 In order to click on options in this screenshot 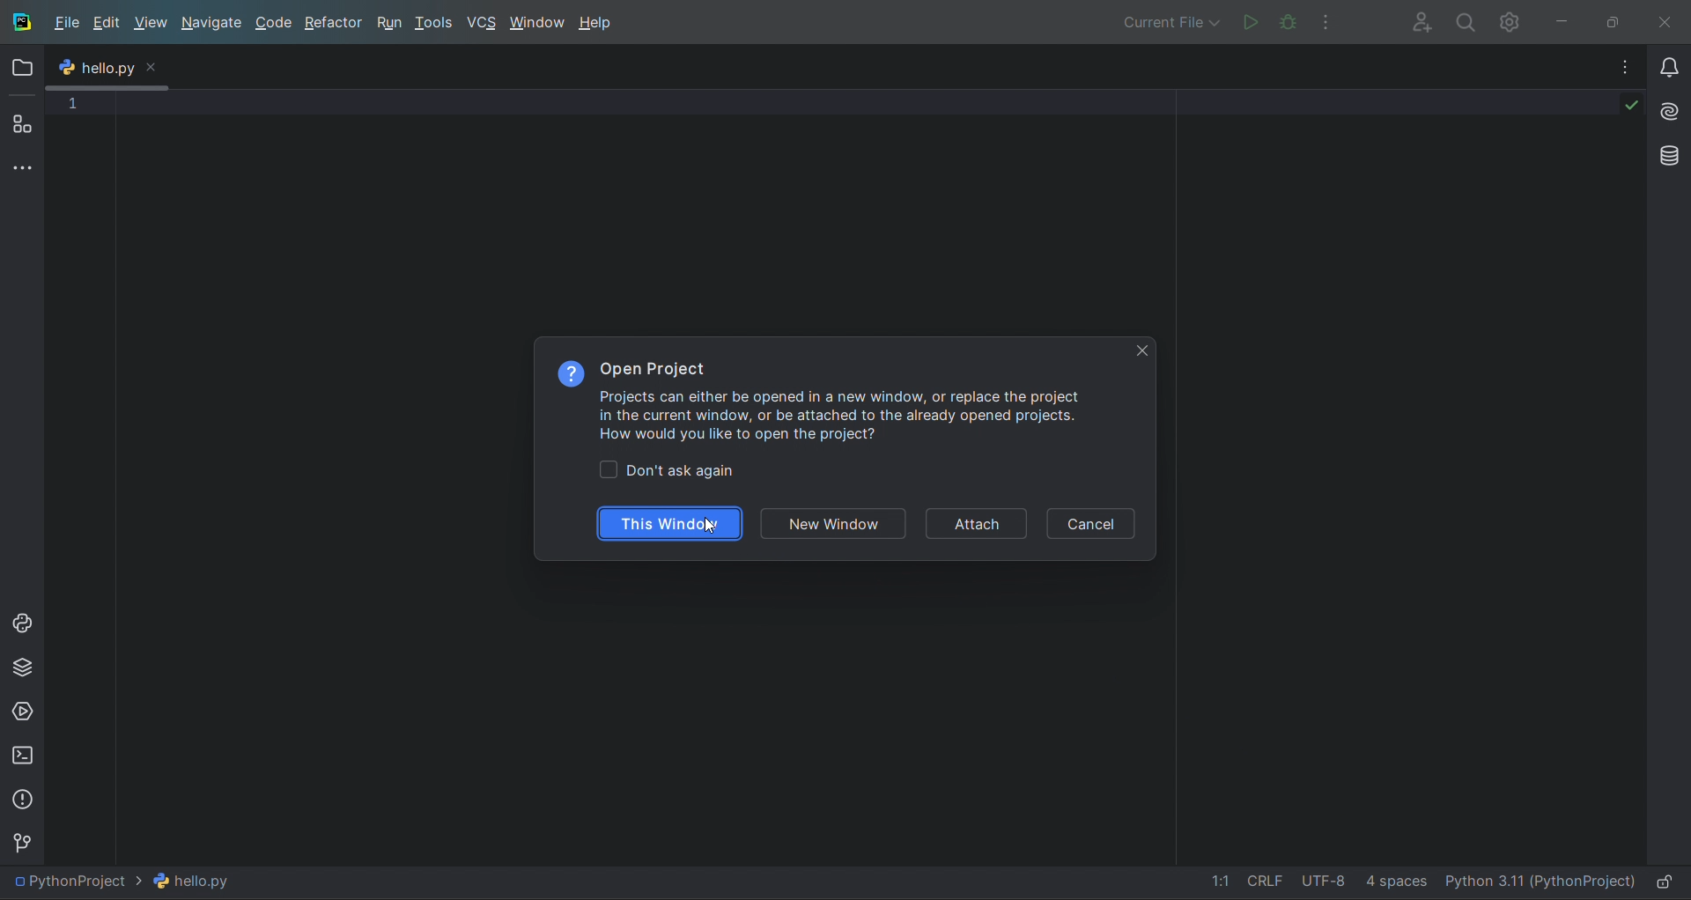, I will do `click(1333, 20)`.